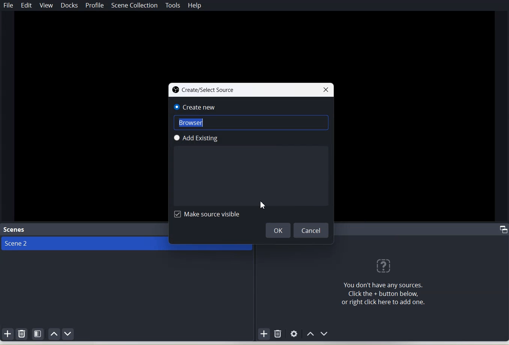 The image size is (509, 345). I want to click on Help, so click(195, 5).